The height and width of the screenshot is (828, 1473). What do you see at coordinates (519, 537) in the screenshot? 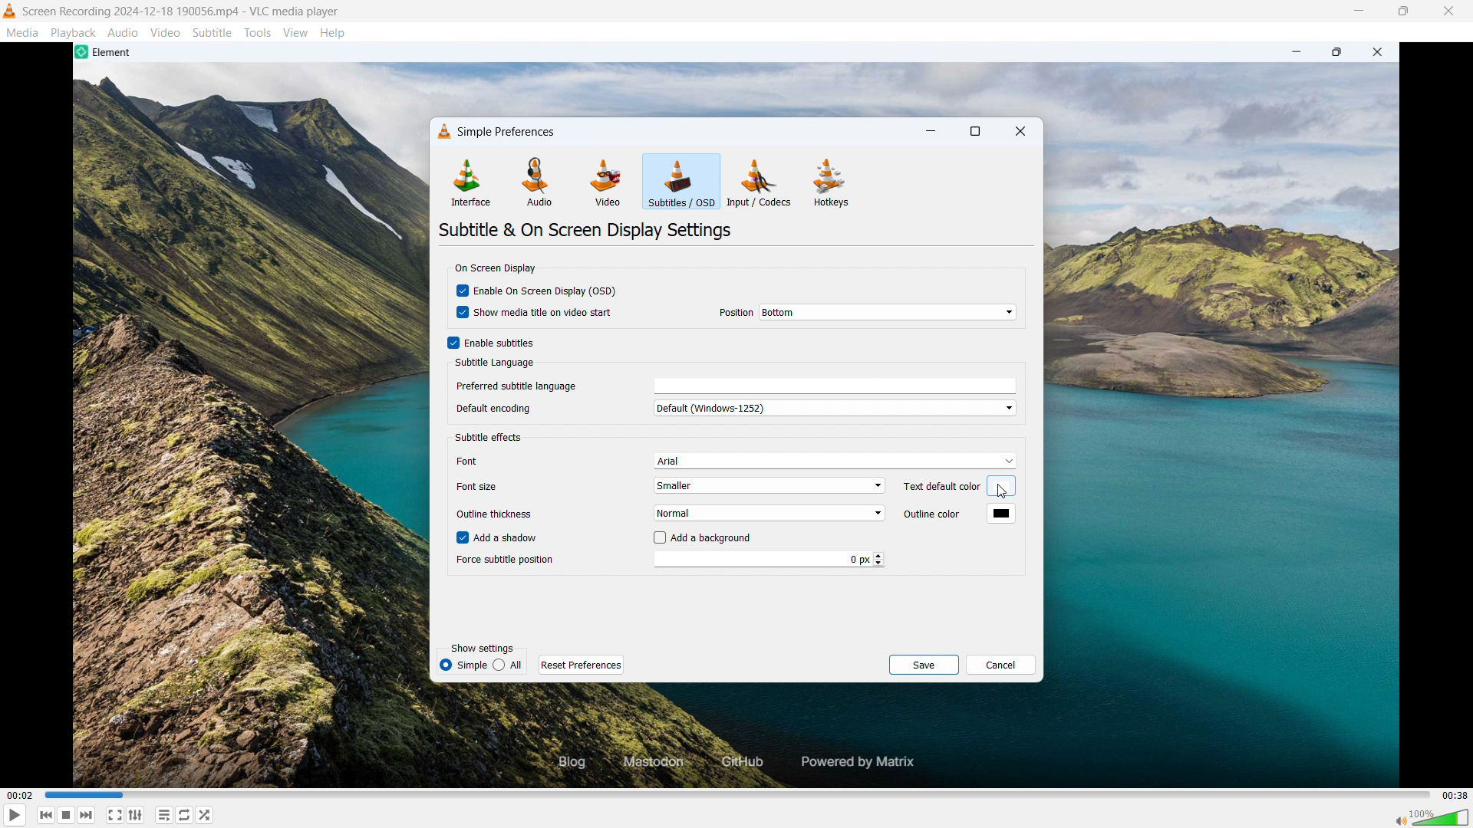
I see `Add a shadow ` at bounding box center [519, 537].